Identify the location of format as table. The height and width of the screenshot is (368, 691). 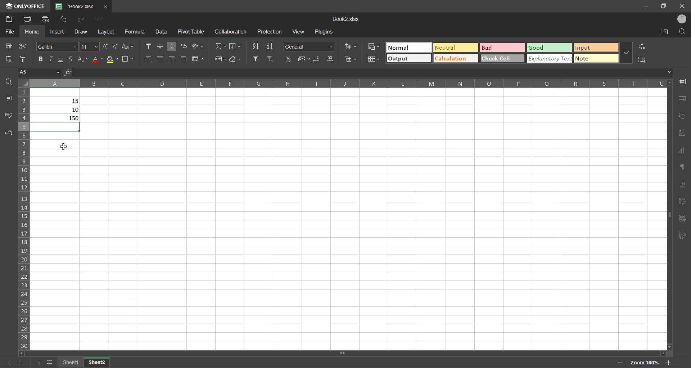
(374, 59).